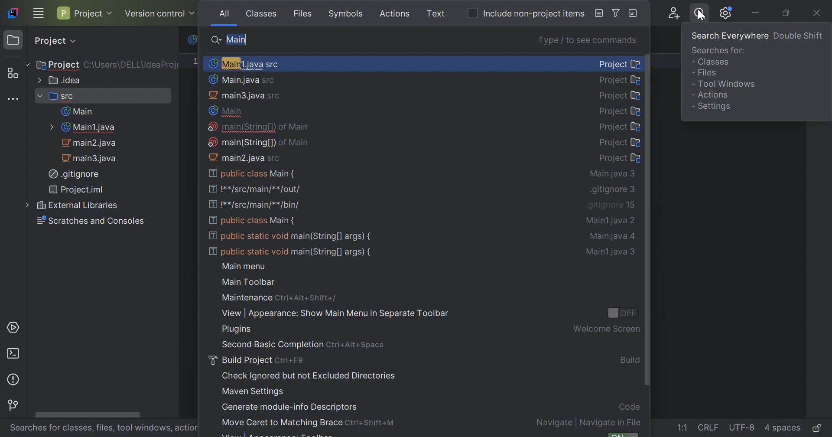 The image size is (832, 437). Describe the element at coordinates (160, 12) in the screenshot. I see `Version Control` at that location.